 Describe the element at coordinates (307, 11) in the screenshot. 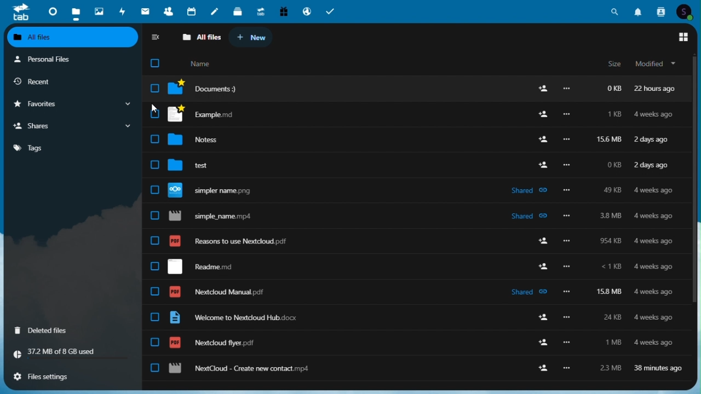

I see `email hosting` at that location.